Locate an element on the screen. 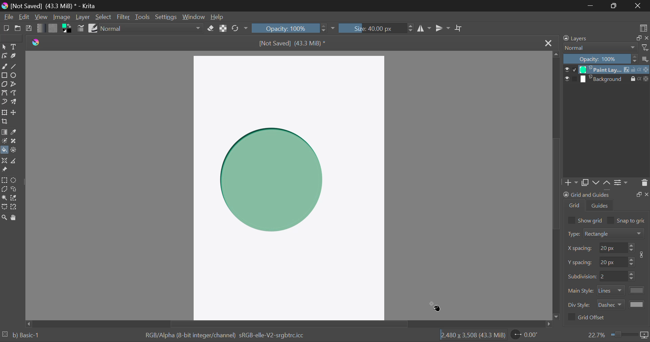 This screenshot has width=650, height=342. Freehand Path Tool is located at coordinates (14, 92).